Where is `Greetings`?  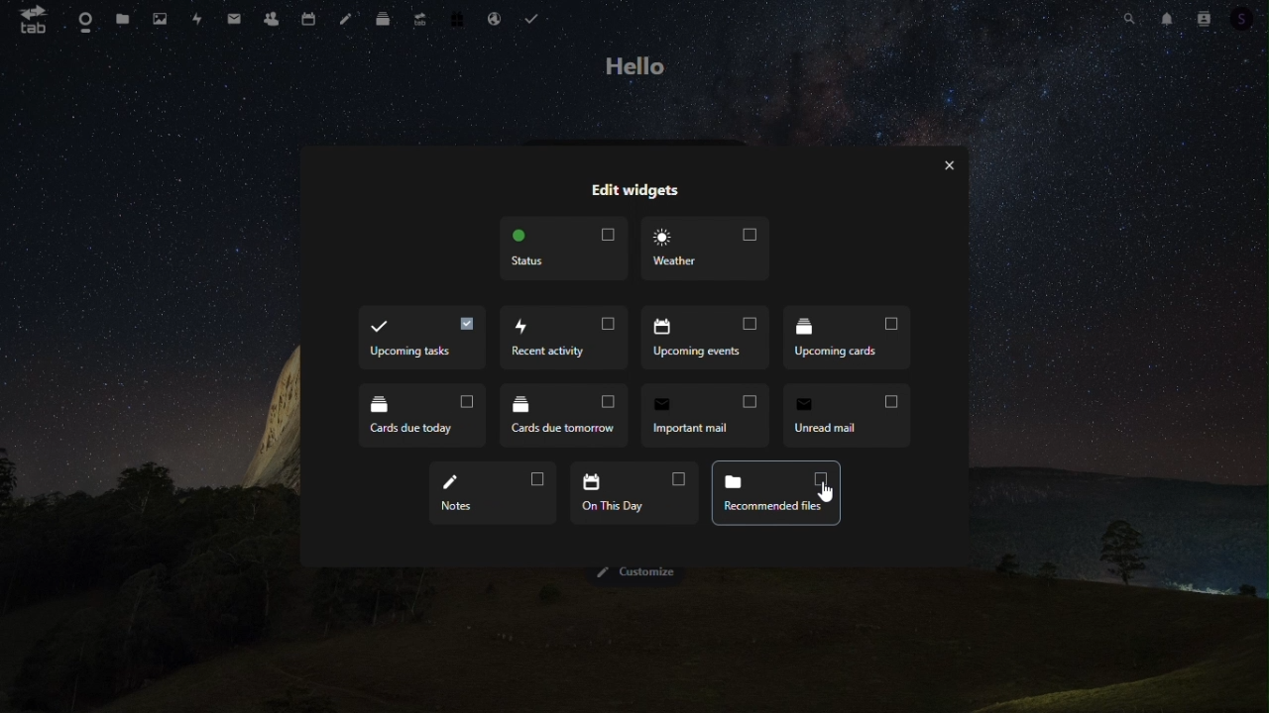 Greetings is located at coordinates (637, 67).